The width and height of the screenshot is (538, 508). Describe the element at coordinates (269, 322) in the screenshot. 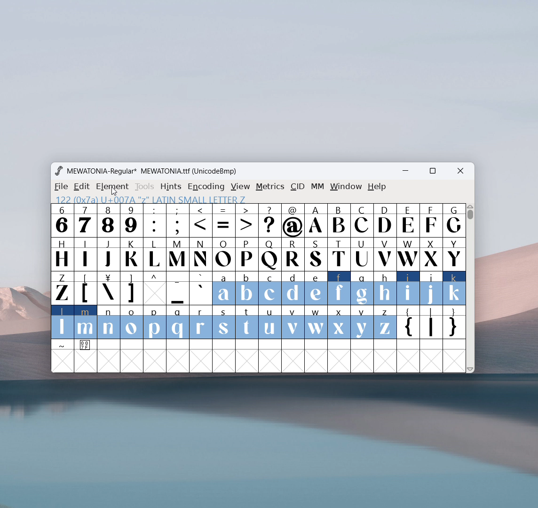

I see `u` at that location.